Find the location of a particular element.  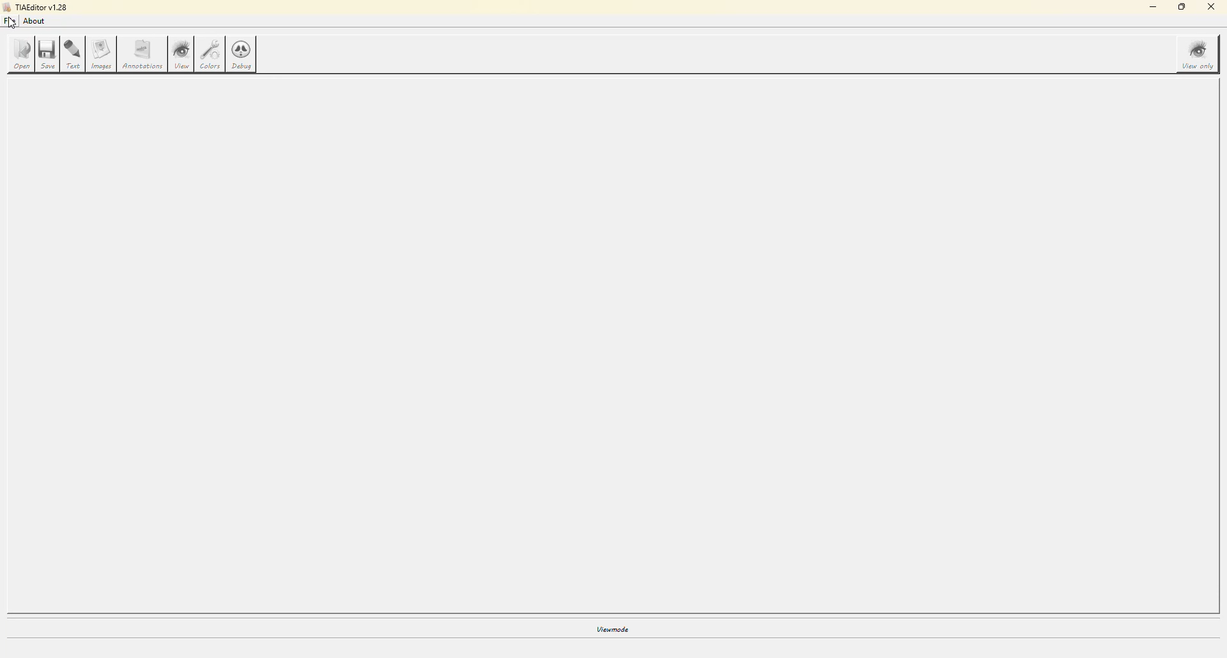

debug is located at coordinates (243, 55).